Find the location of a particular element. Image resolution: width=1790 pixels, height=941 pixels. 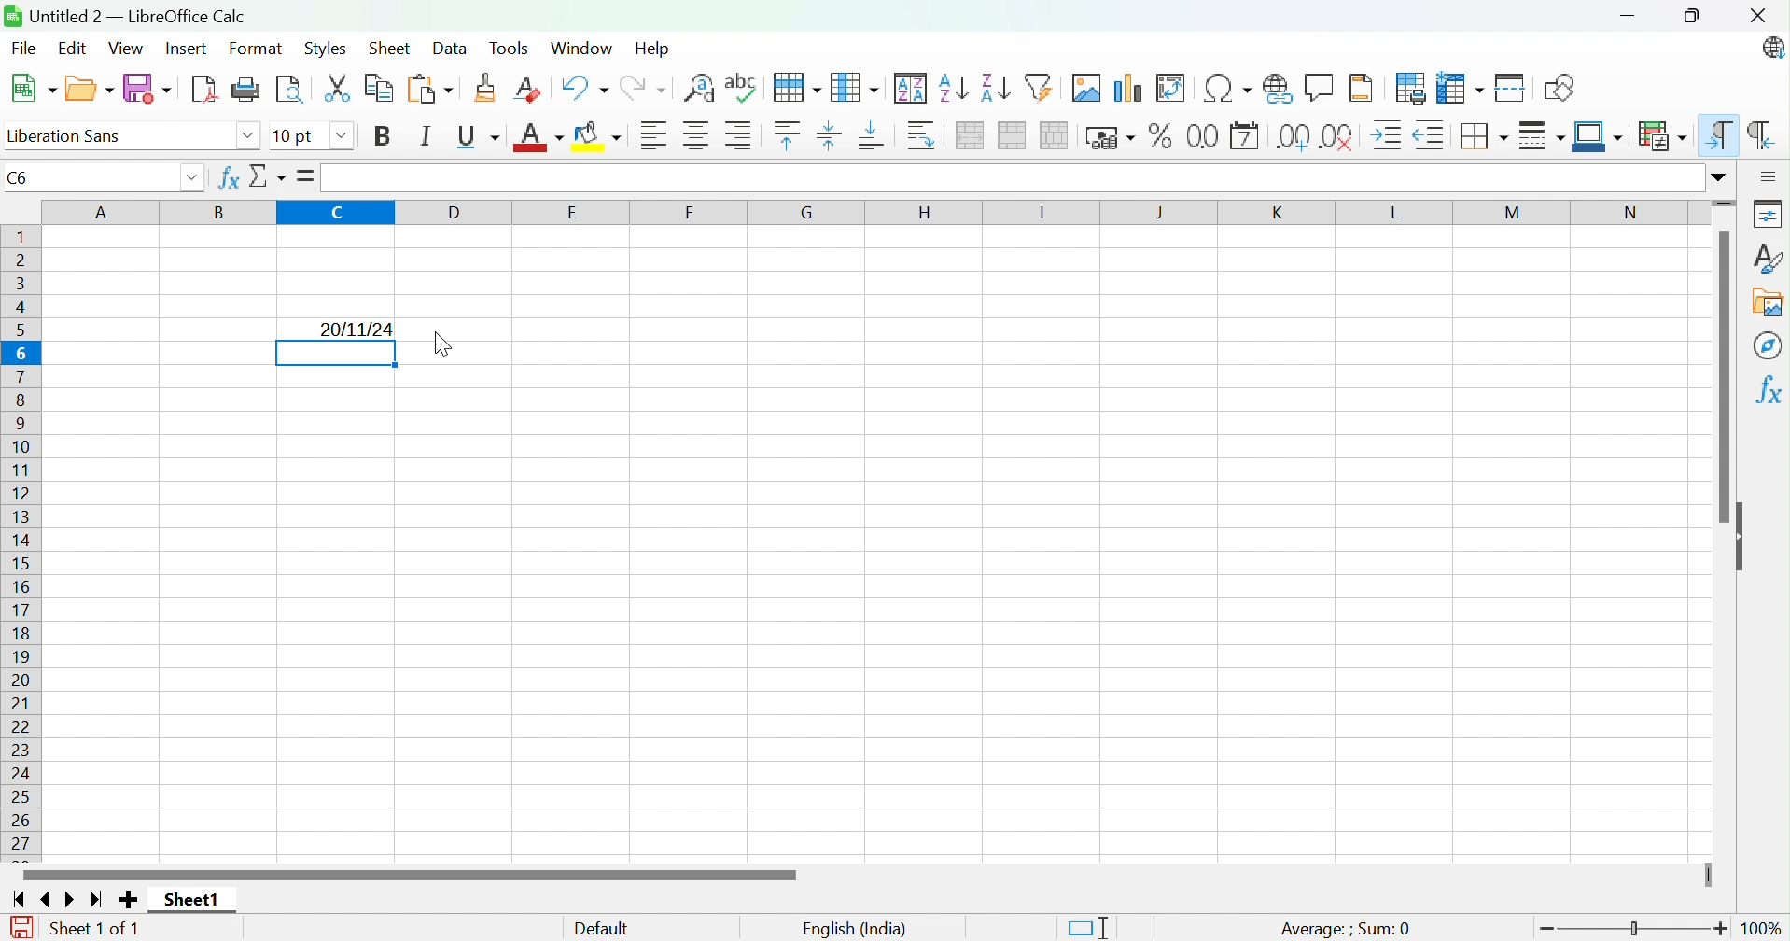

Print is located at coordinates (245, 89).